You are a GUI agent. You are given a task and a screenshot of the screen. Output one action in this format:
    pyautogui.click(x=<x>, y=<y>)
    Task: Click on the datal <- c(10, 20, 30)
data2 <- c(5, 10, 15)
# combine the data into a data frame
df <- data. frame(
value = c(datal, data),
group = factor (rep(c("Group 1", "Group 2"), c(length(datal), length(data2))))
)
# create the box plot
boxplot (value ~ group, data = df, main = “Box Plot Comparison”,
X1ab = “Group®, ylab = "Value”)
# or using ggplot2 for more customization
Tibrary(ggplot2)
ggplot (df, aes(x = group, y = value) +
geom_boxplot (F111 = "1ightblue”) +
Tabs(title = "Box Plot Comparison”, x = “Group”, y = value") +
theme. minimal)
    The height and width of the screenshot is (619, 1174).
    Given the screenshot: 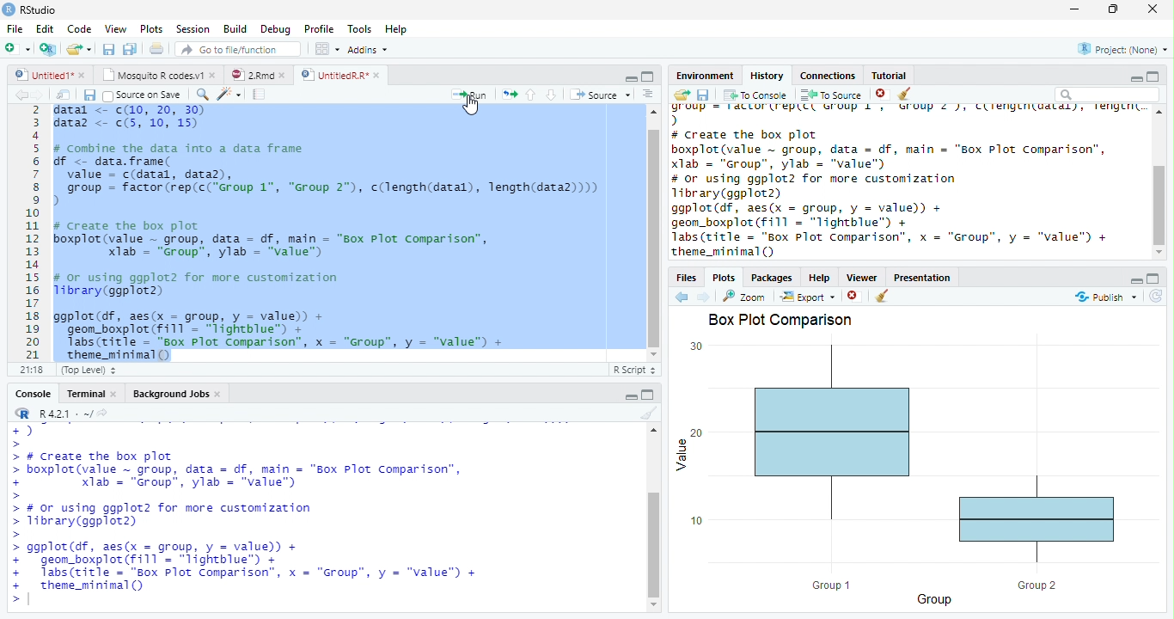 What is the action you would take?
    pyautogui.click(x=329, y=232)
    